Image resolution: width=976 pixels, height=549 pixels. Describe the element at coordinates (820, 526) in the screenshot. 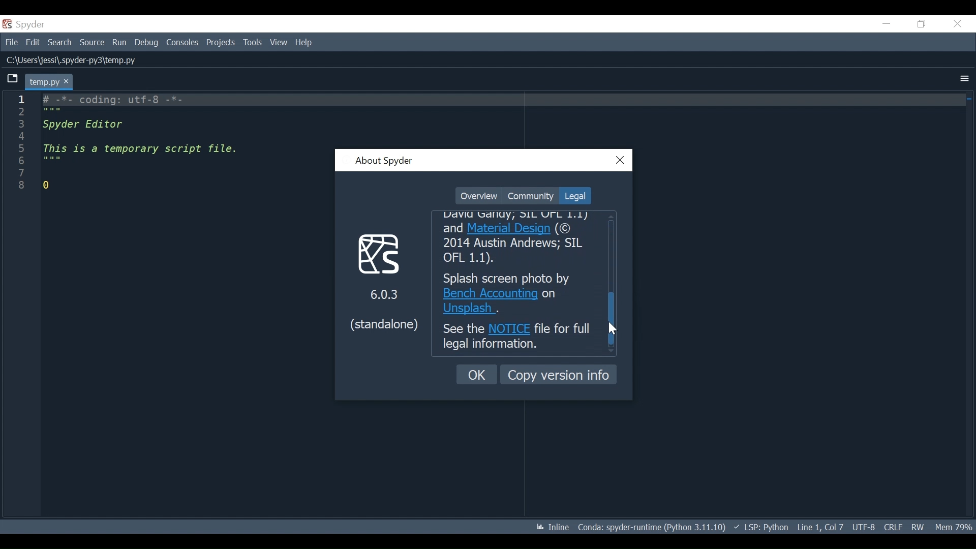

I see `Line 1, Col 7` at that location.